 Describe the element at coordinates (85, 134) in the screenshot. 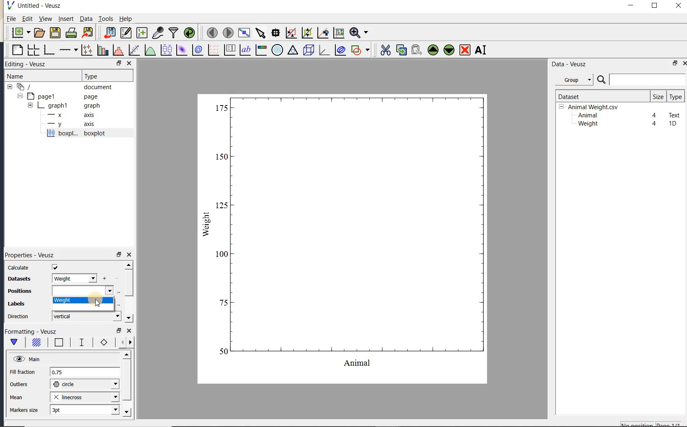

I see `boxplot` at that location.